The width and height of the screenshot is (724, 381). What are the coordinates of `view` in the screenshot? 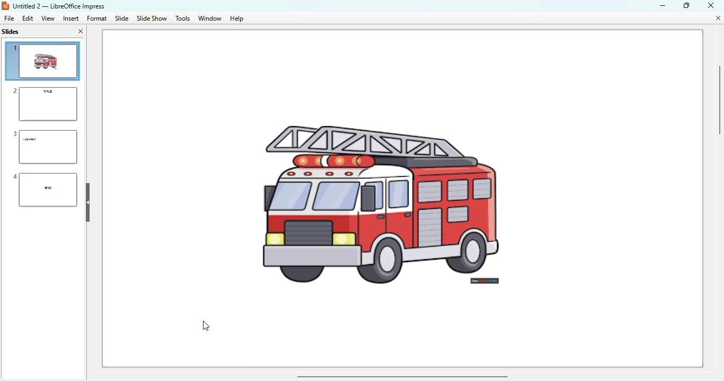 It's located at (48, 18).